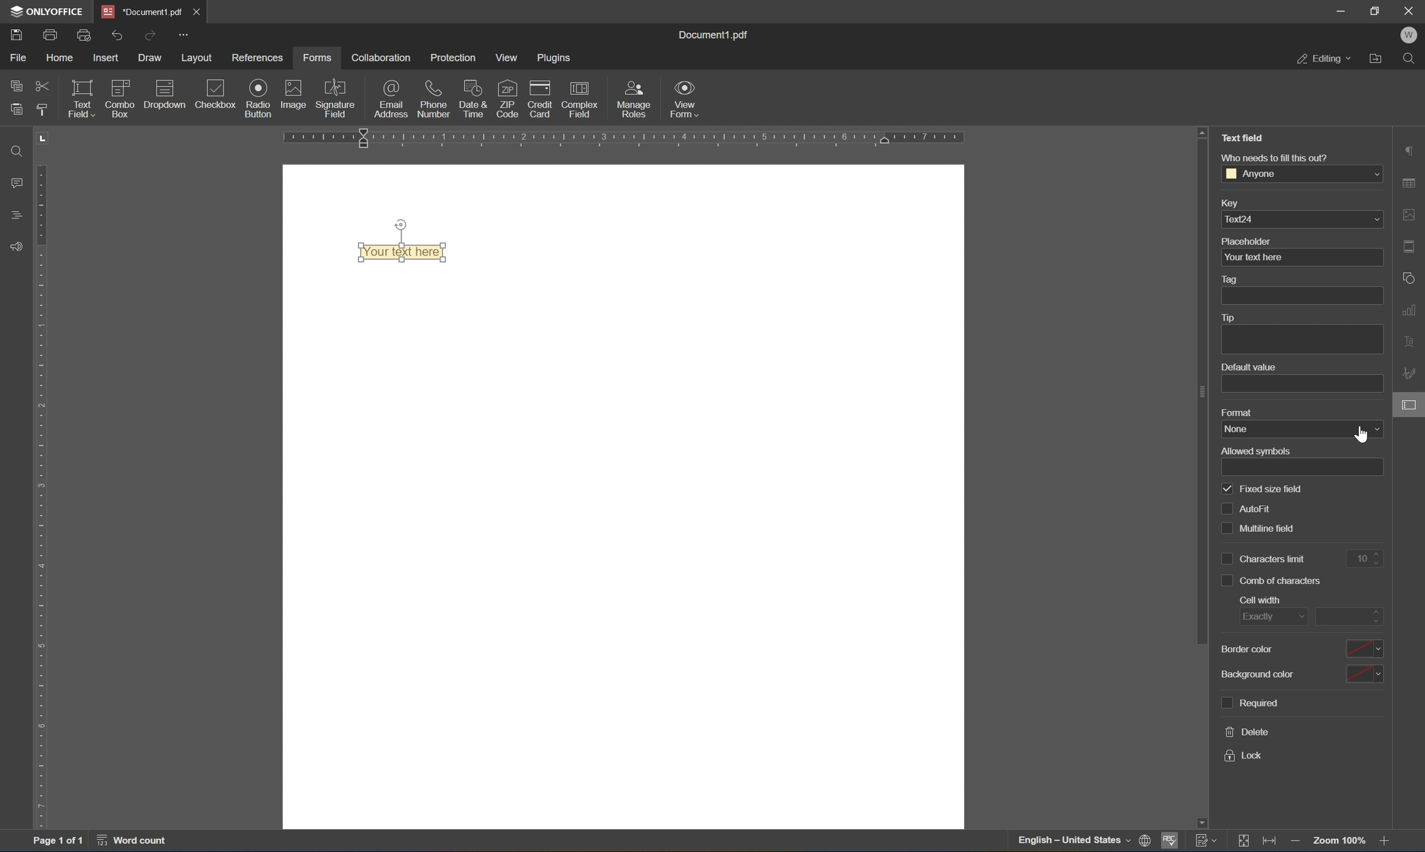  Describe the element at coordinates (317, 58) in the screenshot. I see `forms` at that location.